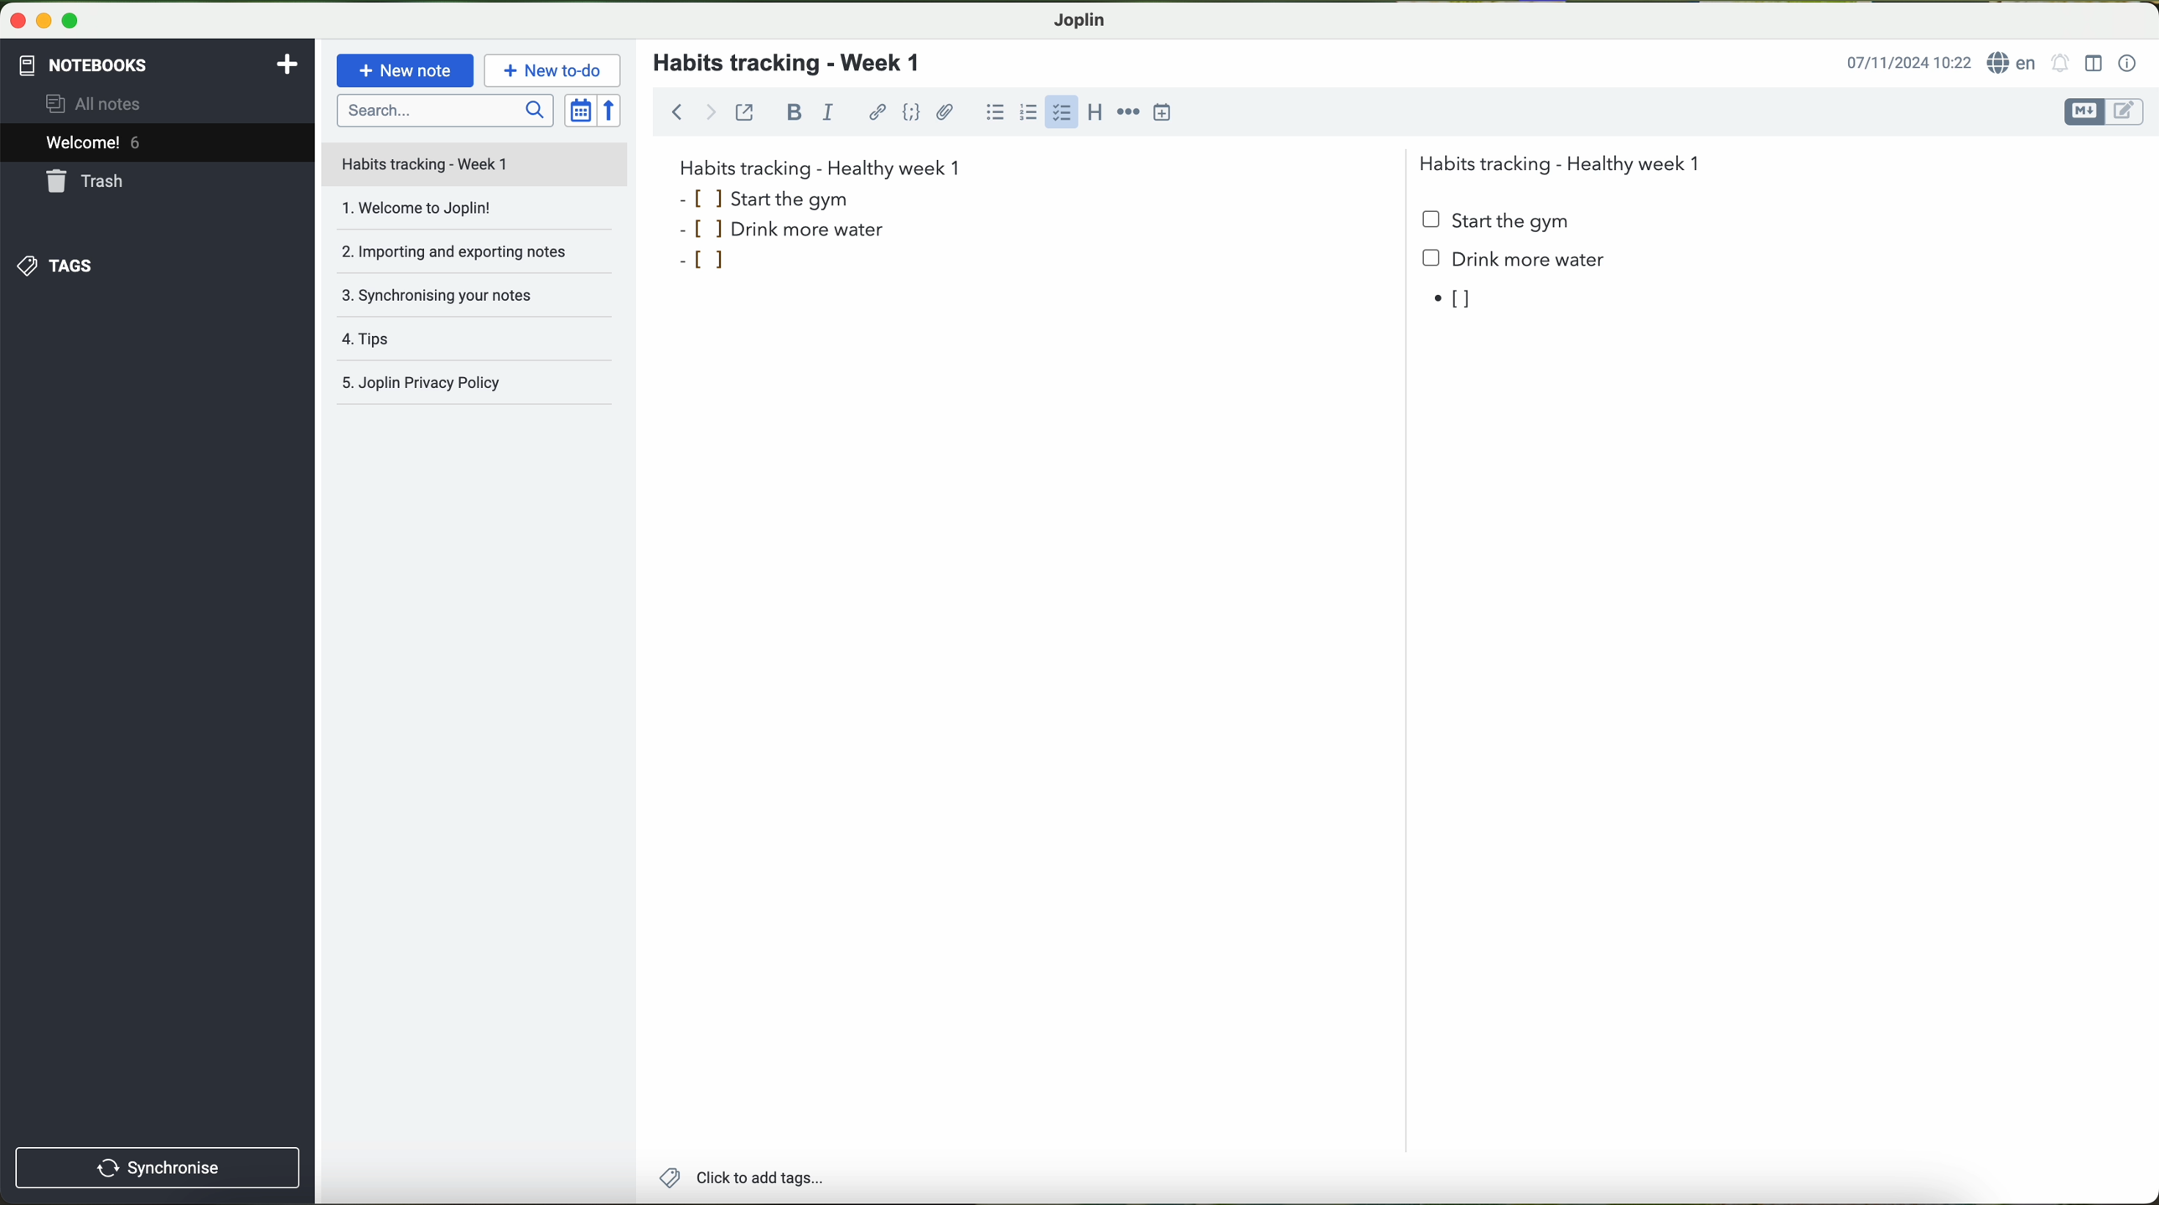 The width and height of the screenshot is (2159, 1205). Describe the element at coordinates (946, 111) in the screenshot. I see `attach file` at that location.